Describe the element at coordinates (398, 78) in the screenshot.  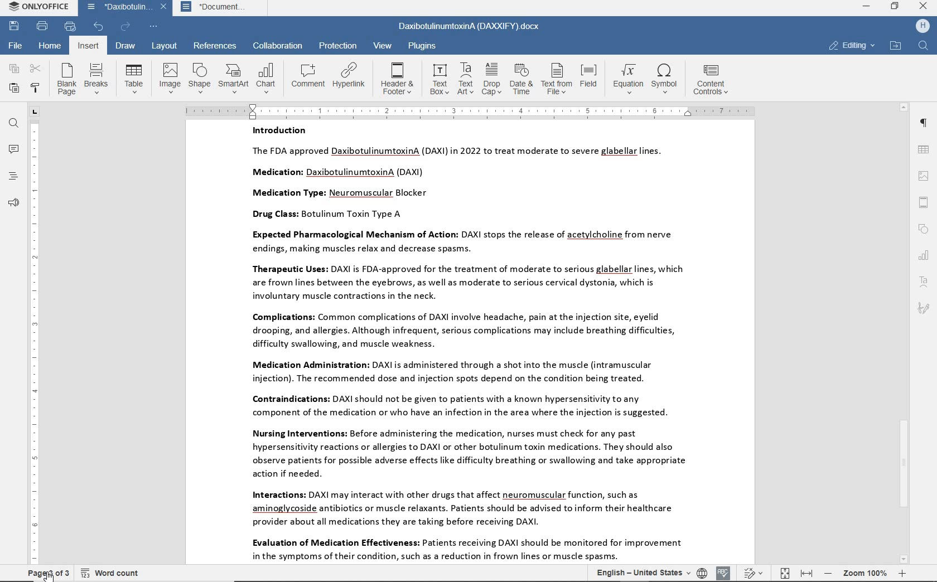
I see `header & footer` at that location.